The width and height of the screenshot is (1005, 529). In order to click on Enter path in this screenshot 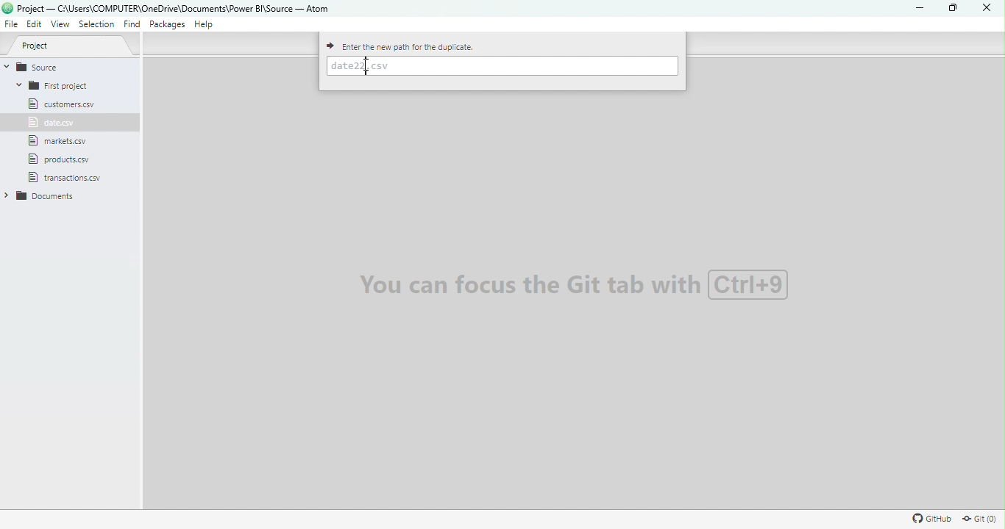, I will do `click(502, 66)`.